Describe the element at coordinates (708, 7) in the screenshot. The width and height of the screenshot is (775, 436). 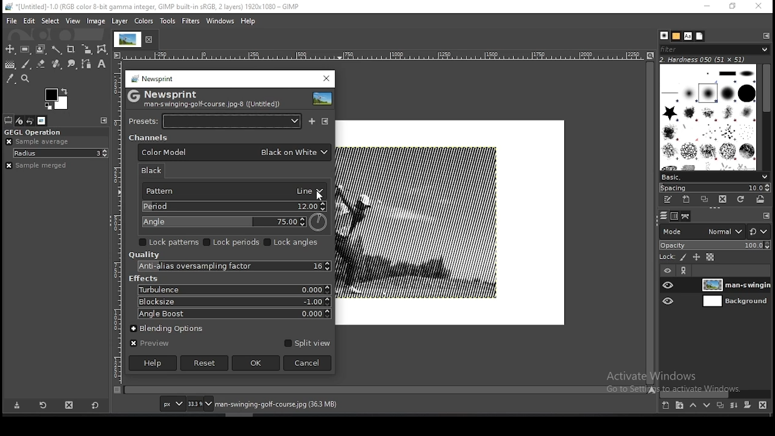
I see `minimize` at that location.